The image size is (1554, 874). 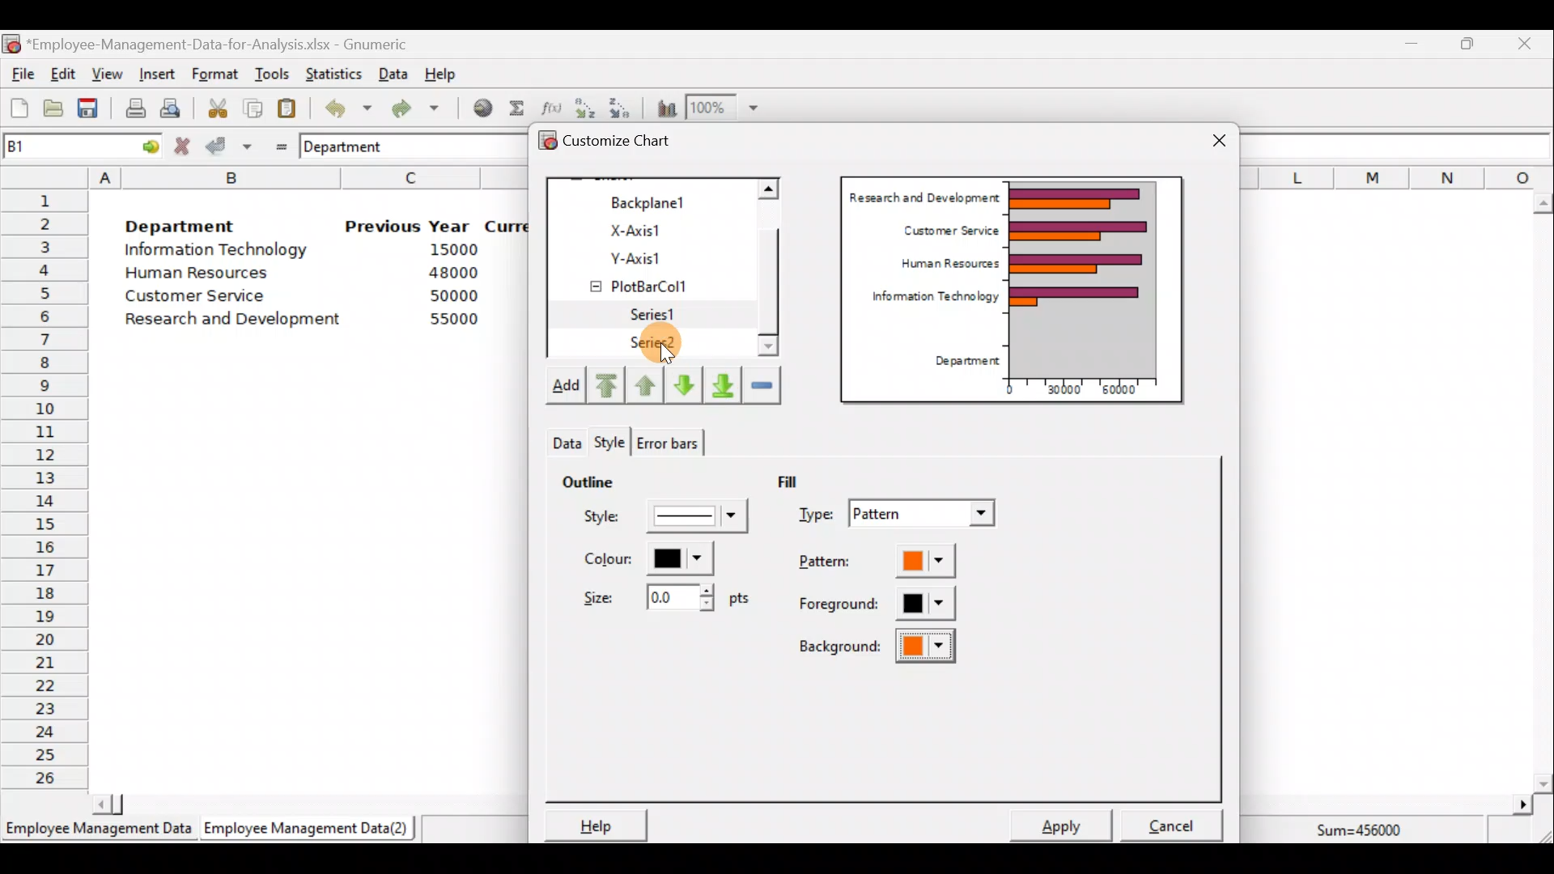 What do you see at coordinates (669, 520) in the screenshot?
I see `Style` at bounding box center [669, 520].